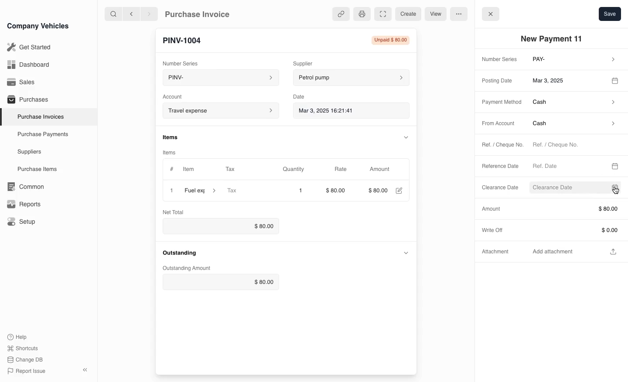  I want to click on ref date, so click(567, 165).